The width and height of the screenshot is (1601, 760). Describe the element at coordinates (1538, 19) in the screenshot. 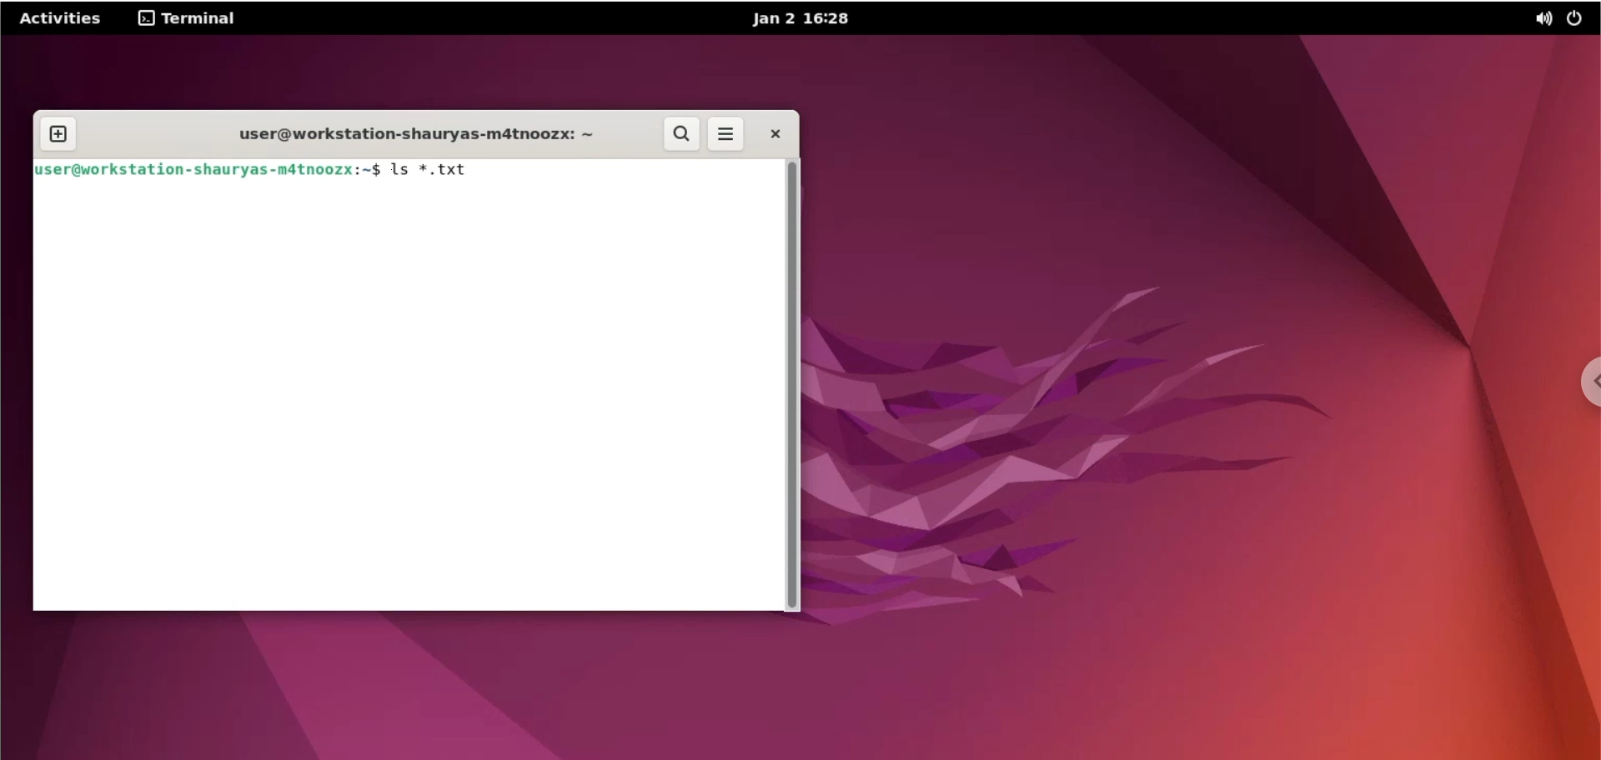

I see `sound options` at that location.